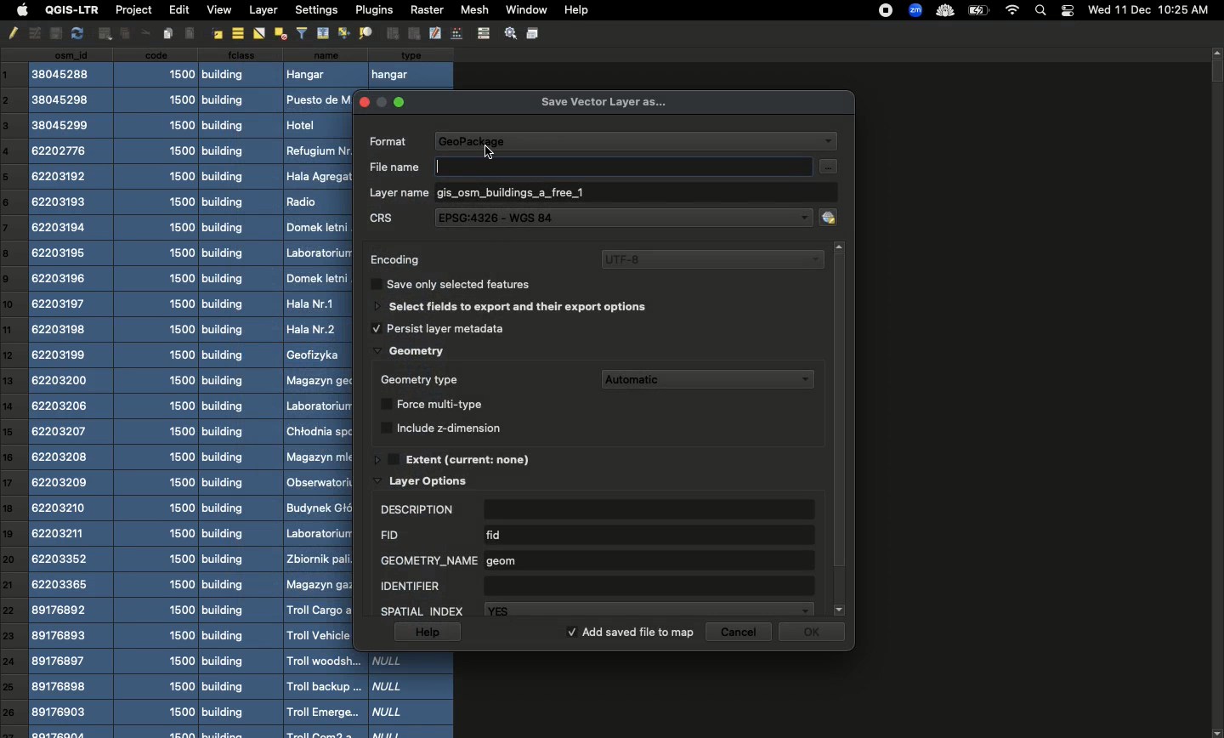 The height and width of the screenshot is (738, 1224). I want to click on Layer name, so click(600, 192).